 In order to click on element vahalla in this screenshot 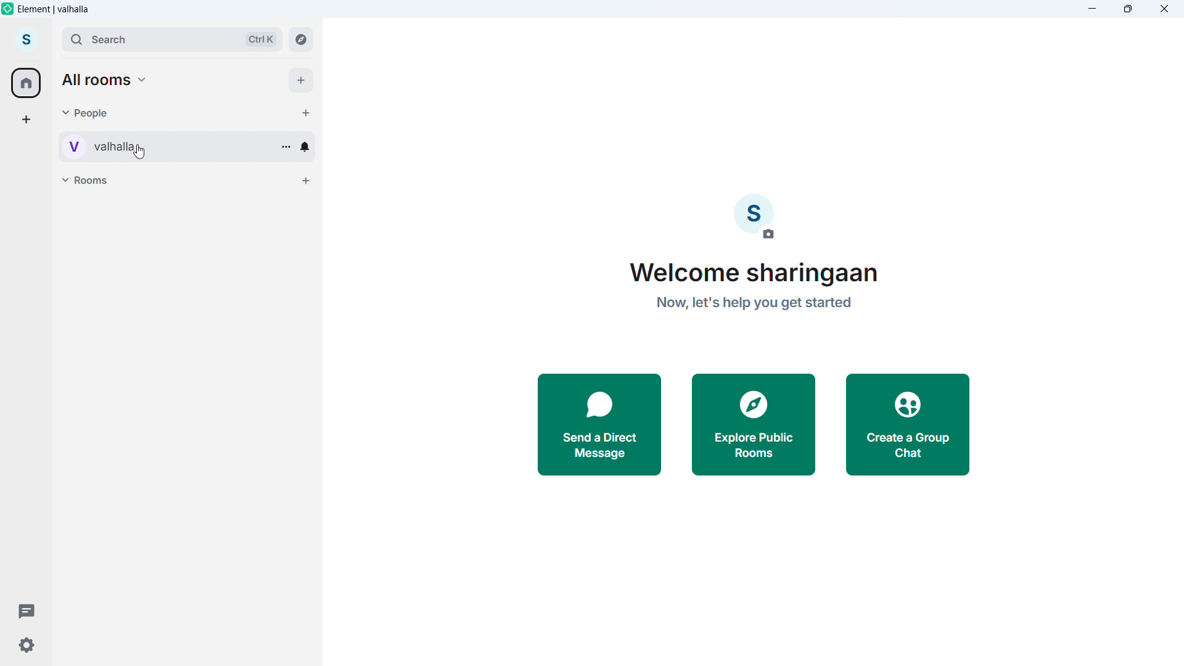, I will do `click(54, 9)`.